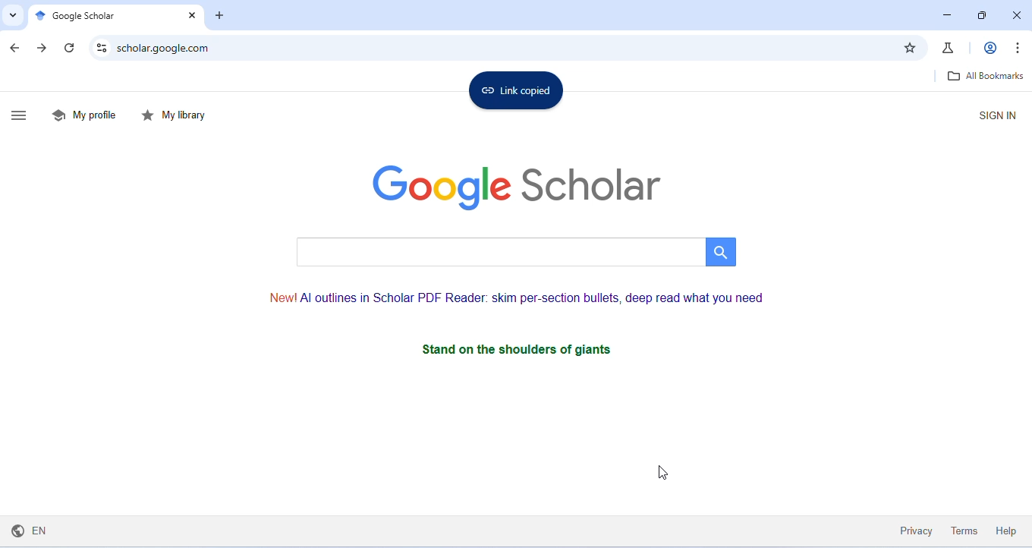 The height and width of the screenshot is (548, 1032). I want to click on help, so click(1004, 531).